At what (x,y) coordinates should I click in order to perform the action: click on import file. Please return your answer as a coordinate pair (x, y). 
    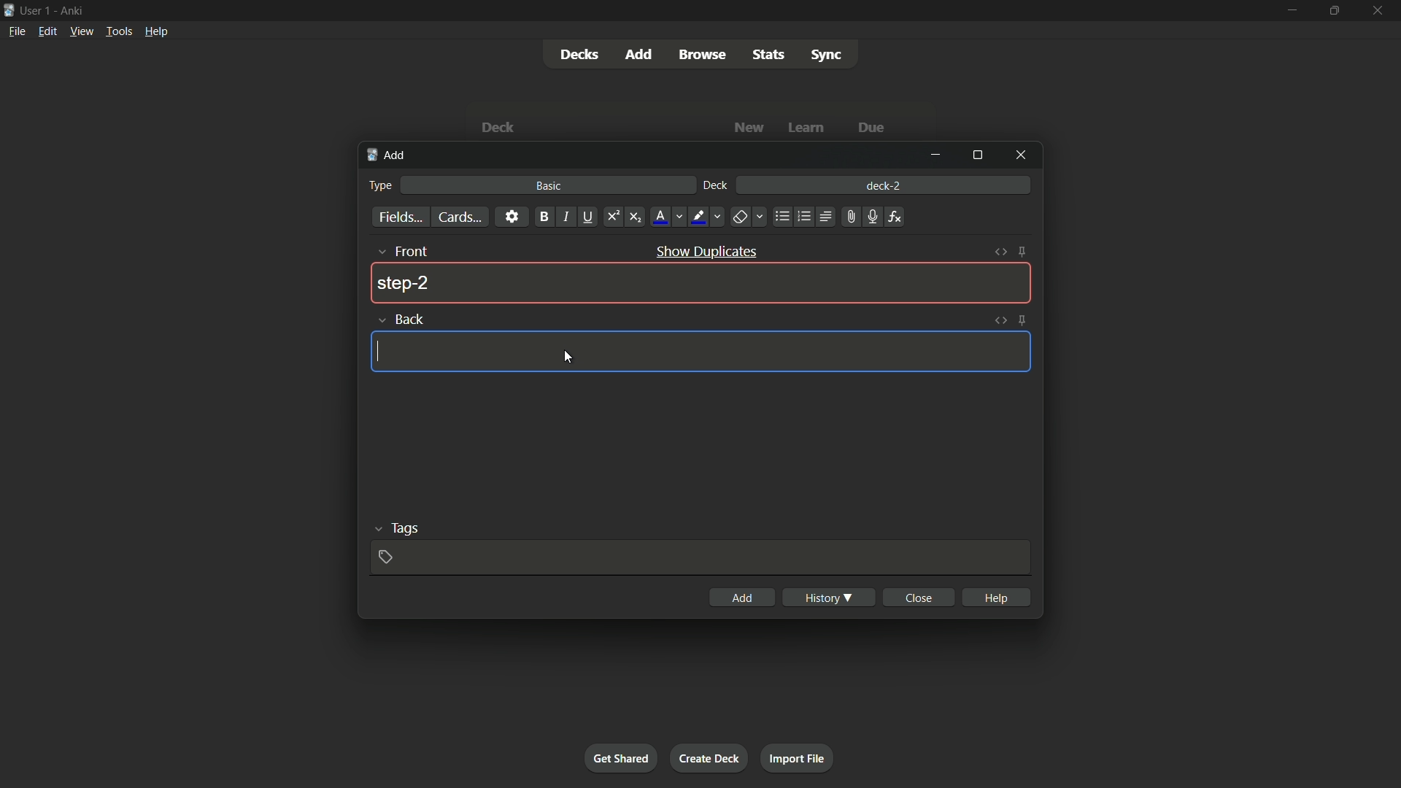
    Looking at the image, I should click on (798, 759).